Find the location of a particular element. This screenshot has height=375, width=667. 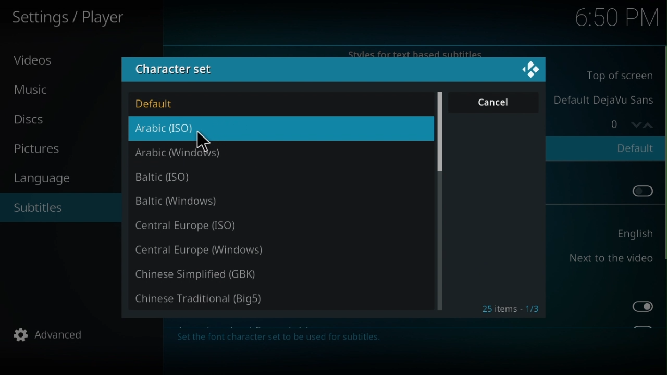

Subtilte is located at coordinates (39, 208).